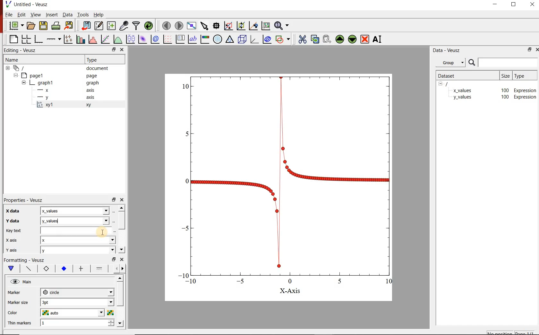 This screenshot has width=539, height=335. I want to click on marker fill, so click(64, 268).